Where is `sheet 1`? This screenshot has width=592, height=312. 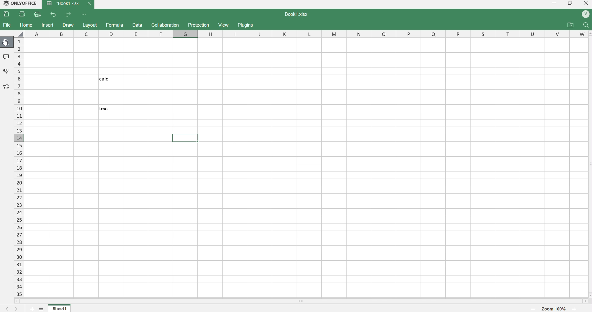 sheet 1 is located at coordinates (60, 307).